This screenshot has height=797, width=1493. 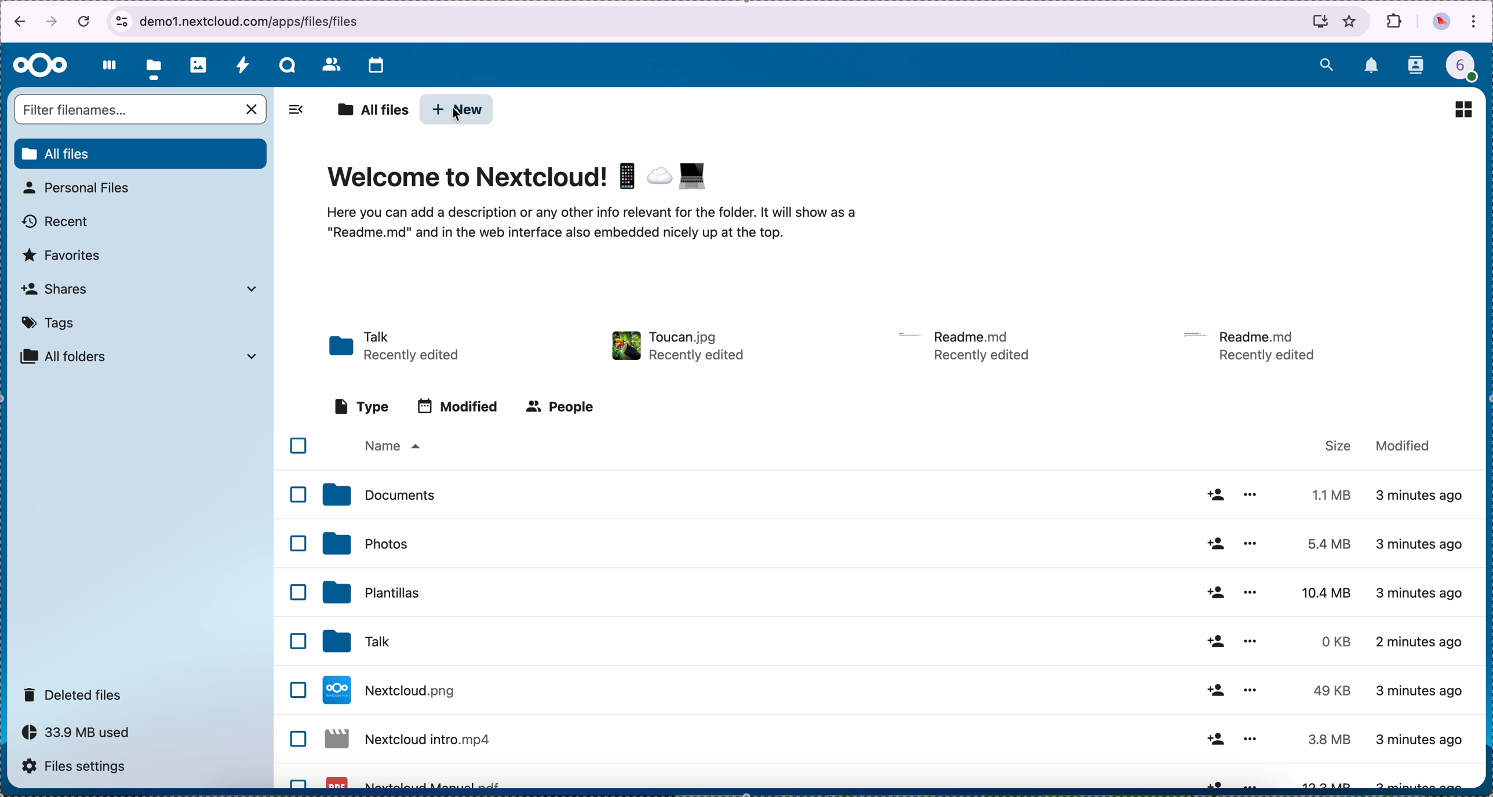 I want to click on click on new button, so click(x=457, y=110).